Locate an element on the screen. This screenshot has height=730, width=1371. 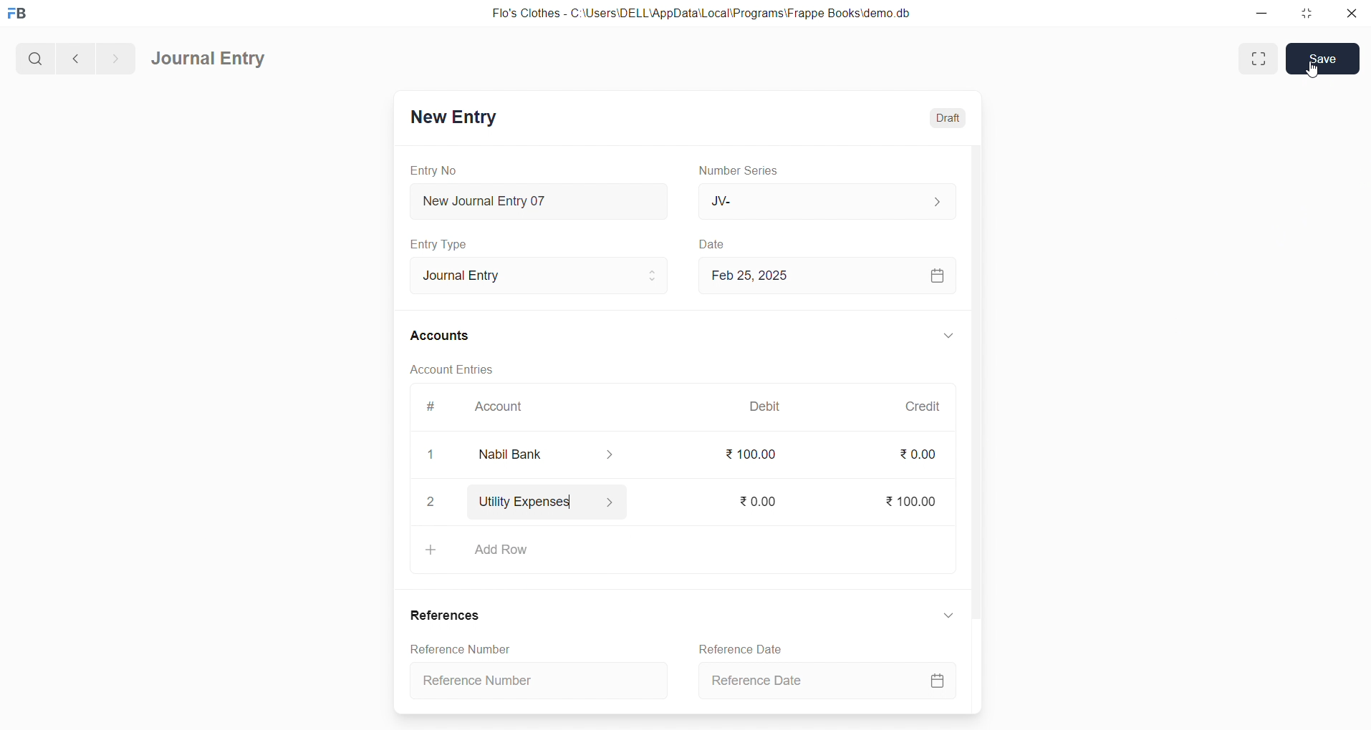
Utility Expenses is located at coordinates (563, 499).